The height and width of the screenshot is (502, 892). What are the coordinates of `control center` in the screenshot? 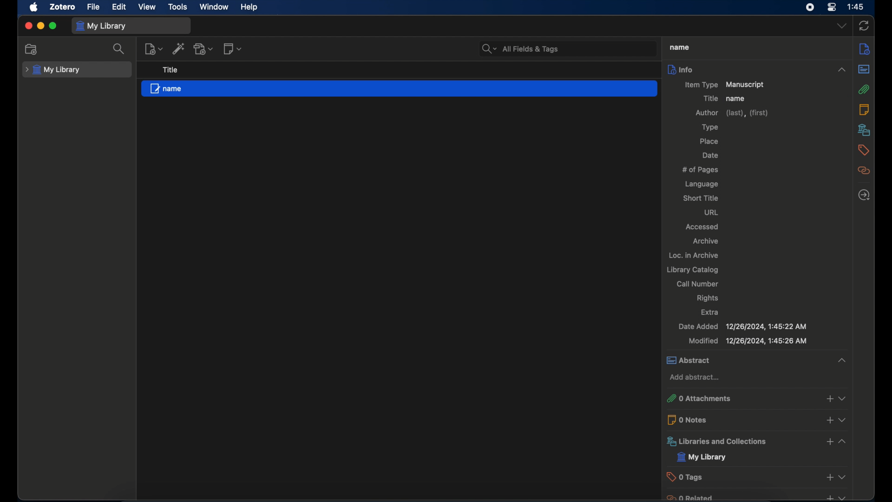 It's located at (832, 7).